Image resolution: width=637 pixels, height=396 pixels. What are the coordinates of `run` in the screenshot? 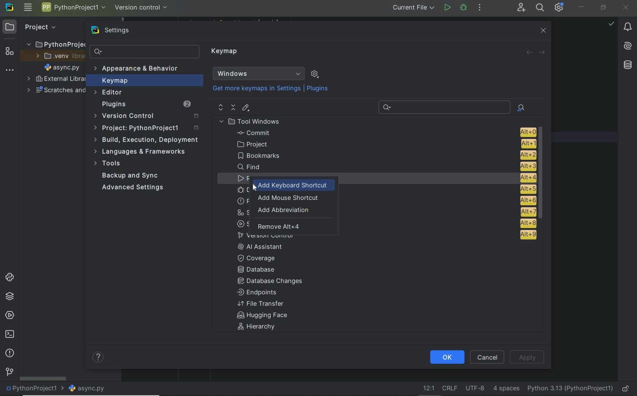 It's located at (447, 8).